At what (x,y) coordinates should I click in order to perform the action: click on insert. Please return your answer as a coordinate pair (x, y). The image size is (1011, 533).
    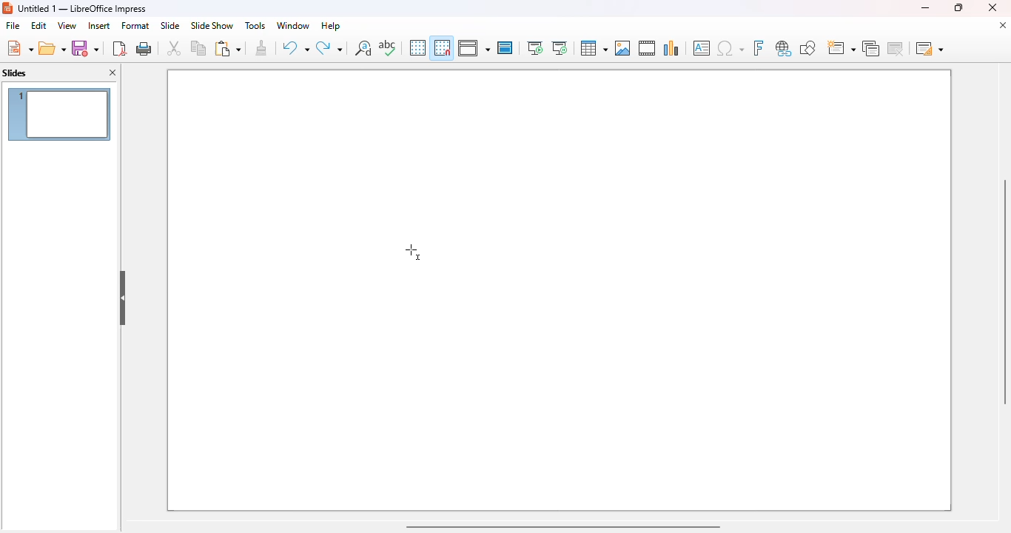
    Looking at the image, I should click on (99, 26).